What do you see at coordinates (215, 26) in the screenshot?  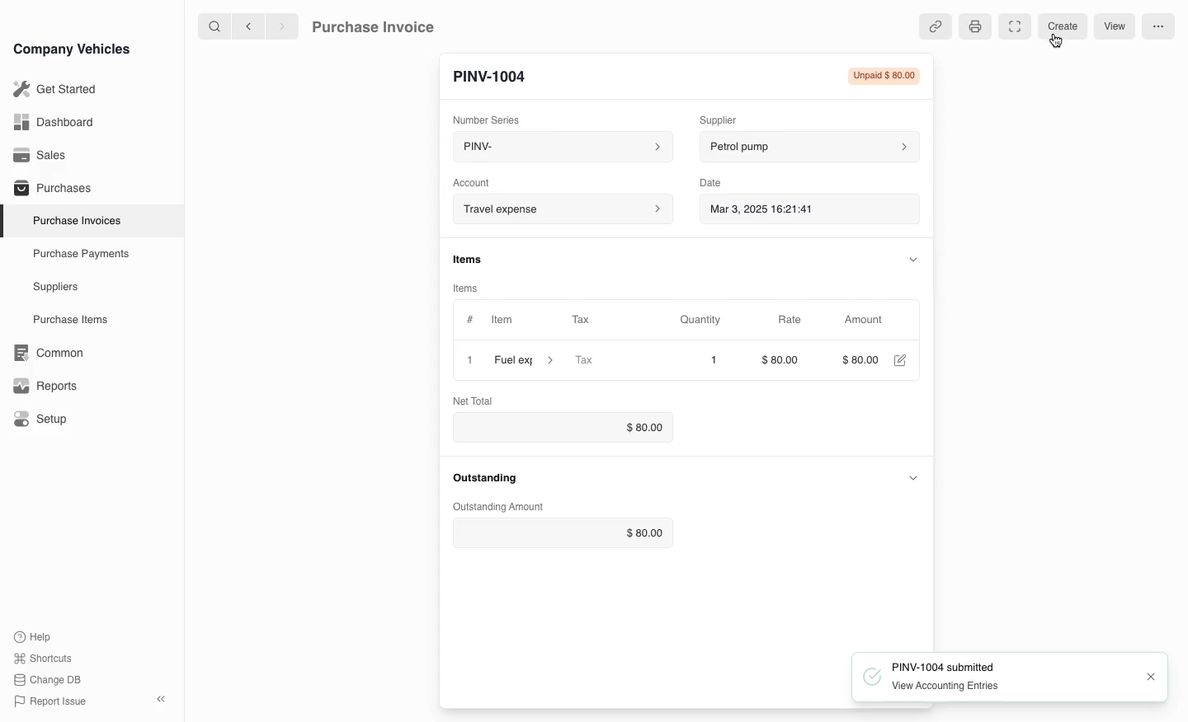 I see `search` at bounding box center [215, 26].